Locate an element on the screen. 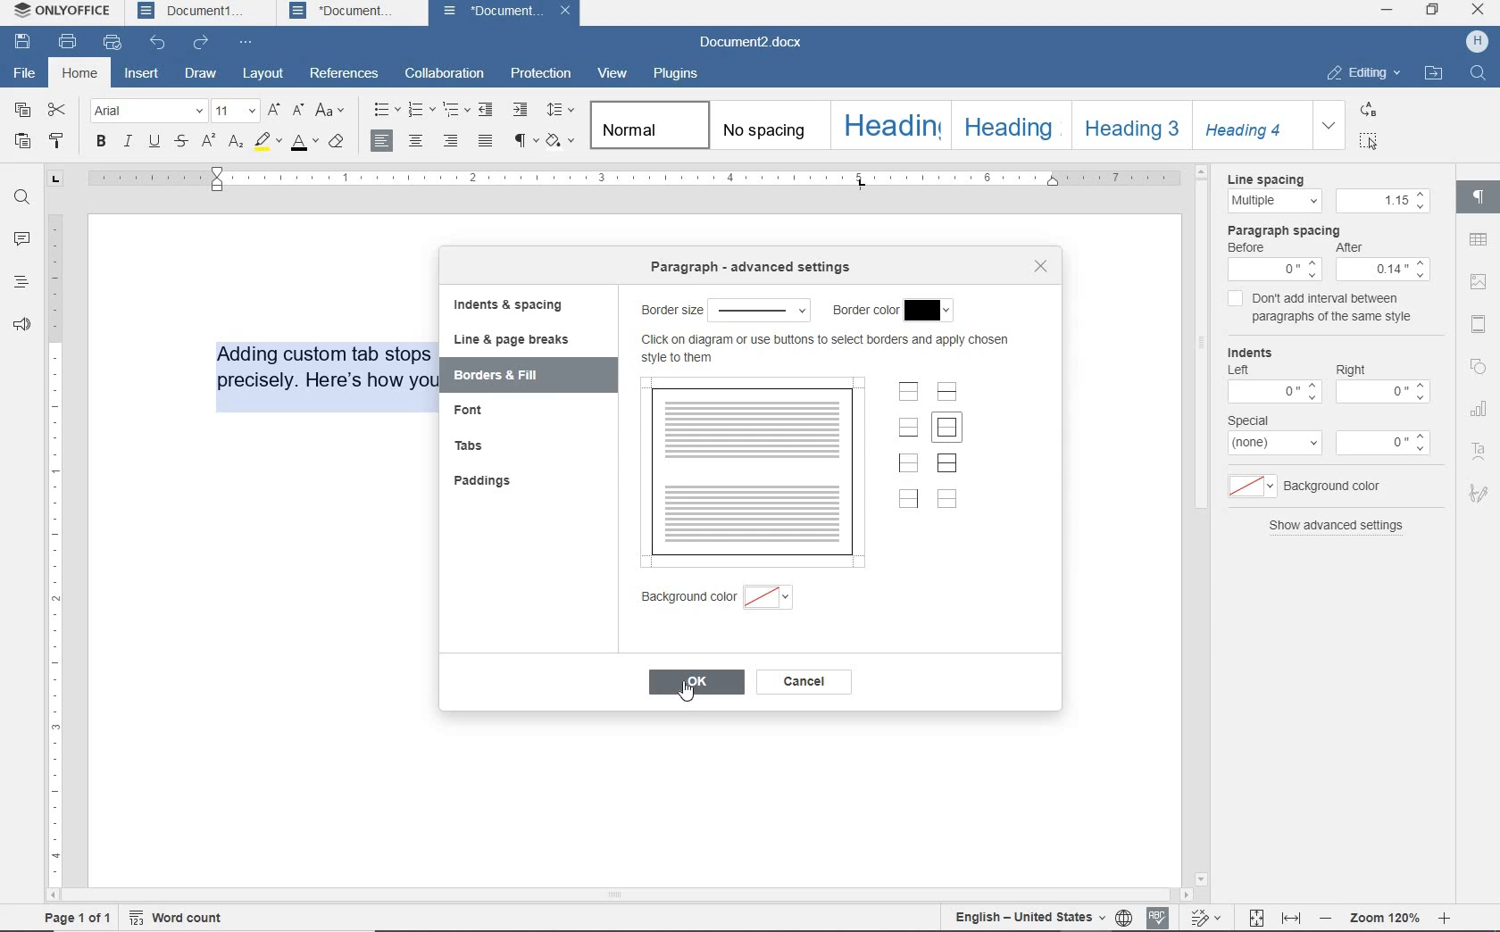  copy style is located at coordinates (54, 141).